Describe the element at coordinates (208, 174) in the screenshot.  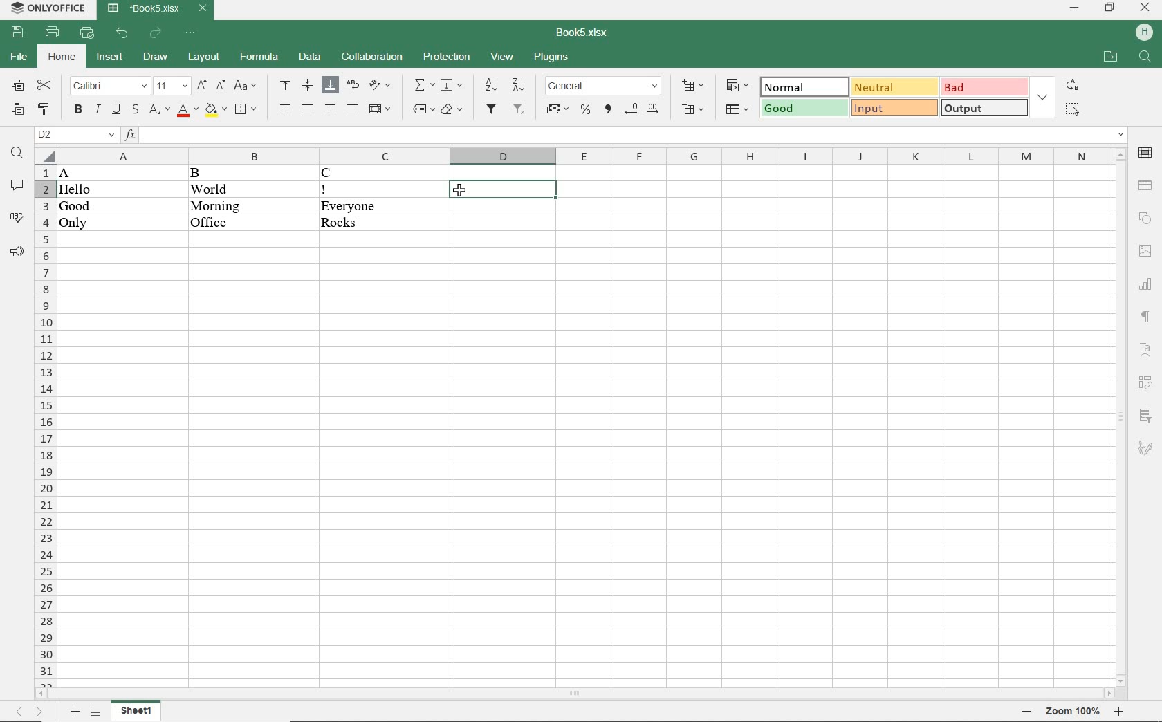
I see `B` at that location.